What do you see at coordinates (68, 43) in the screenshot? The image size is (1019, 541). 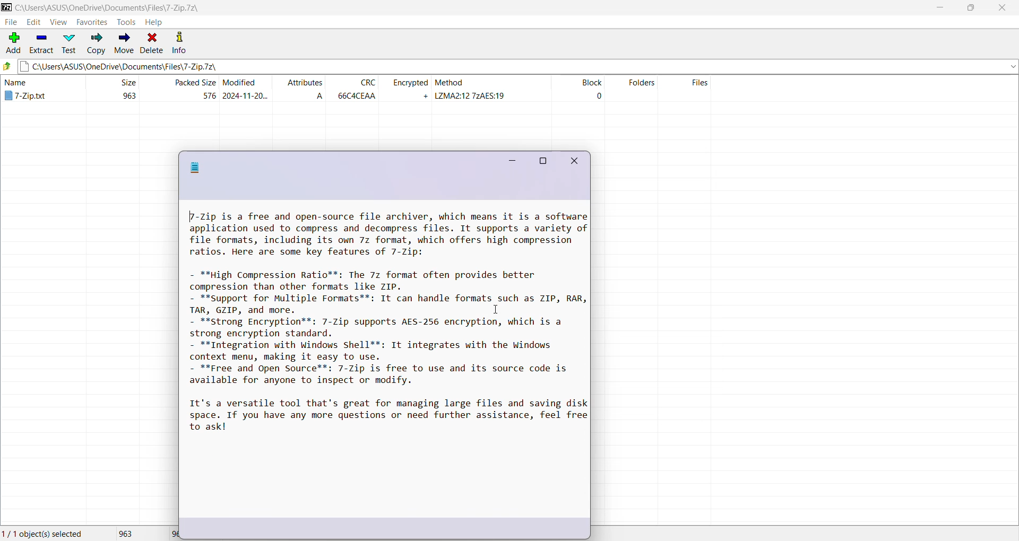 I see `Test` at bounding box center [68, 43].